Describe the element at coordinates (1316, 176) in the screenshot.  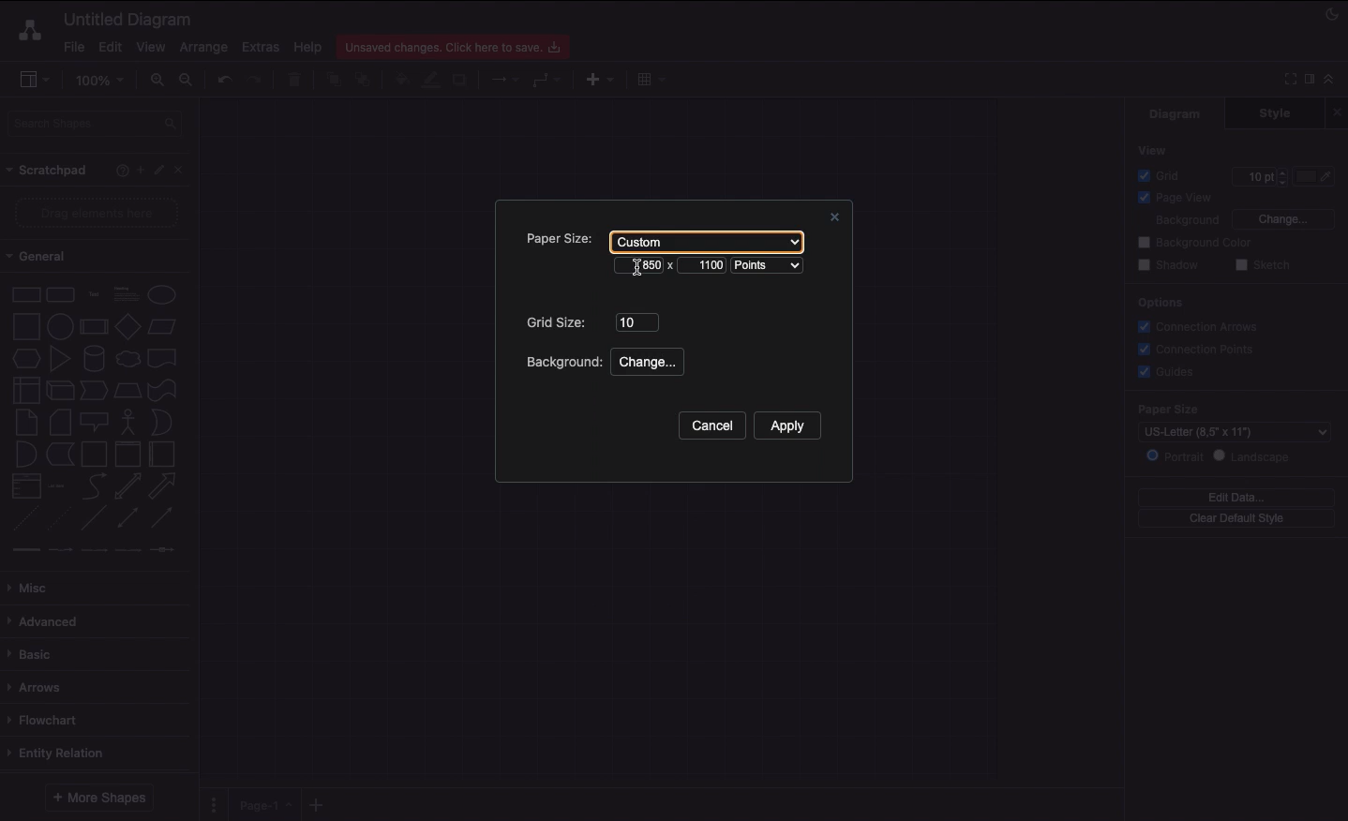
I see `Color` at that location.